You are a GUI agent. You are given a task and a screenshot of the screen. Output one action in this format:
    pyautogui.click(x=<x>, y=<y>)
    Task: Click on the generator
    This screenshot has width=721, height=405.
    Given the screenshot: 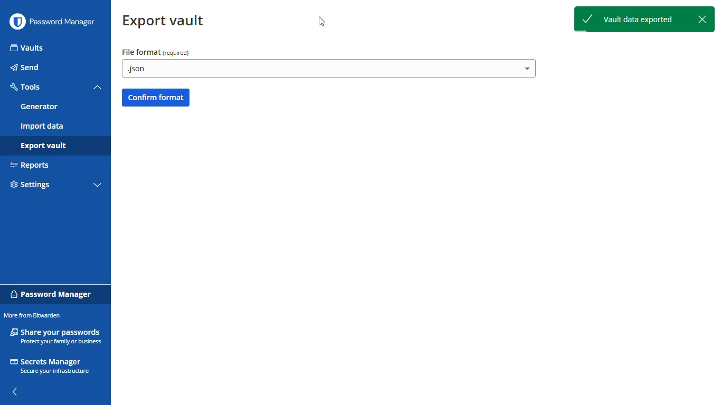 What is the action you would take?
    pyautogui.click(x=39, y=107)
    